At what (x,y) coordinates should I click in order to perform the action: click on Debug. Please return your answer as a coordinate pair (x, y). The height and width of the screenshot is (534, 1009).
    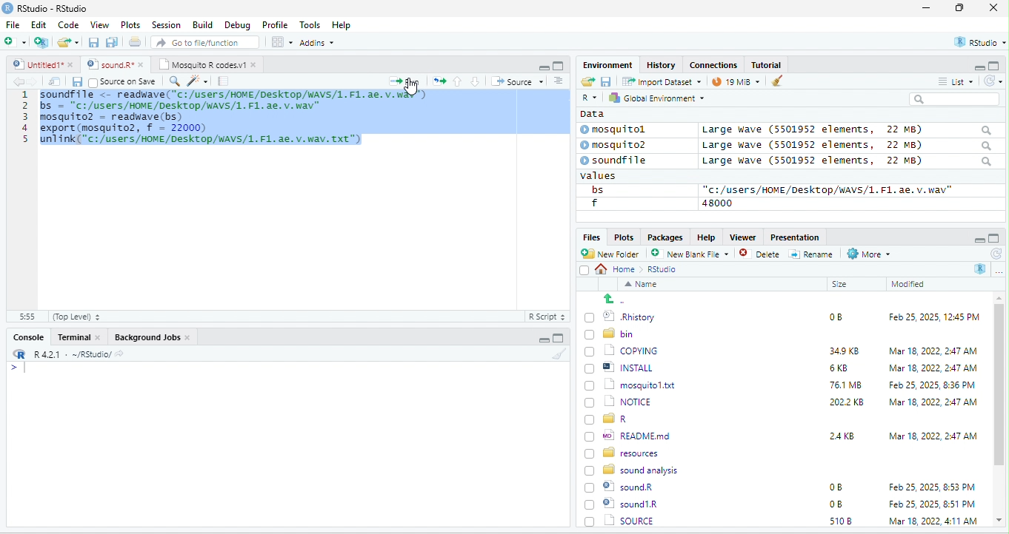
    Looking at the image, I should click on (237, 24).